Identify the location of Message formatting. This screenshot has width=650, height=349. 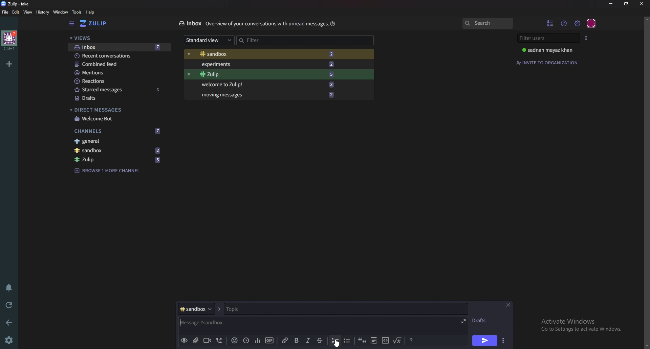
(411, 341).